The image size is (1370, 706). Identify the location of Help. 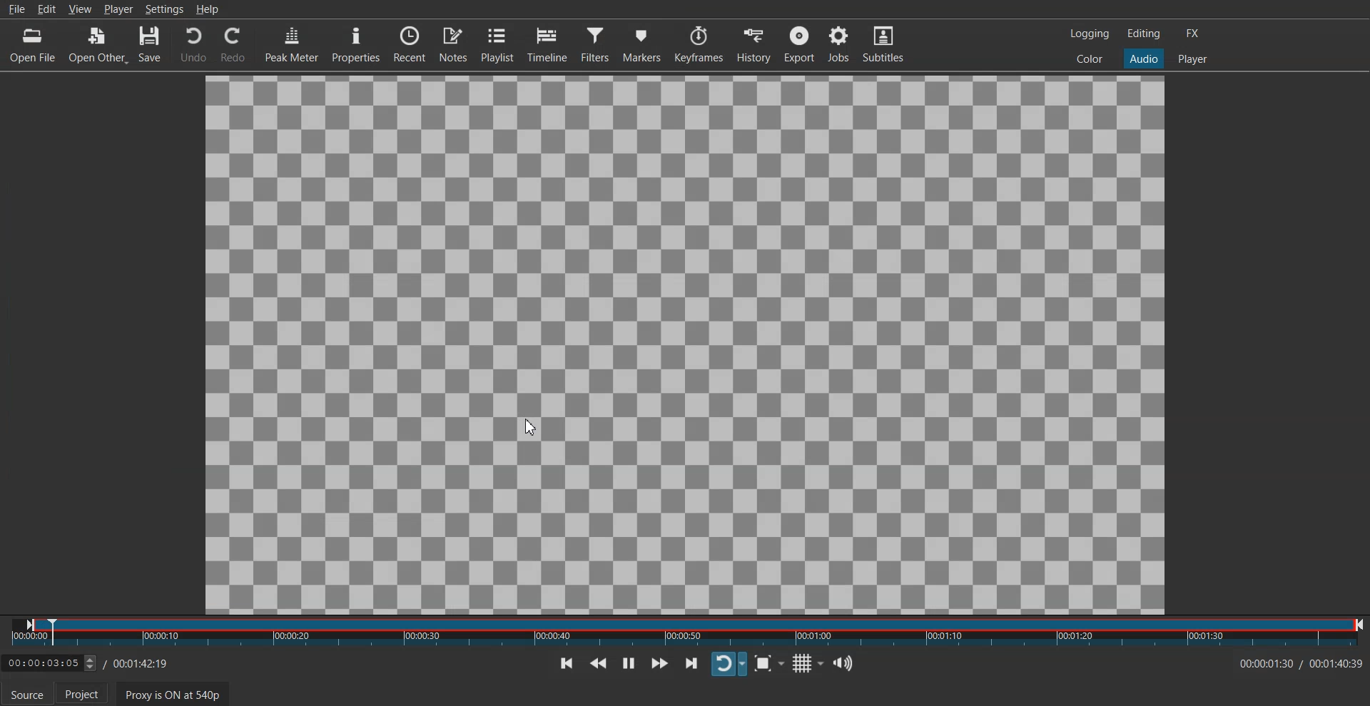
(207, 9).